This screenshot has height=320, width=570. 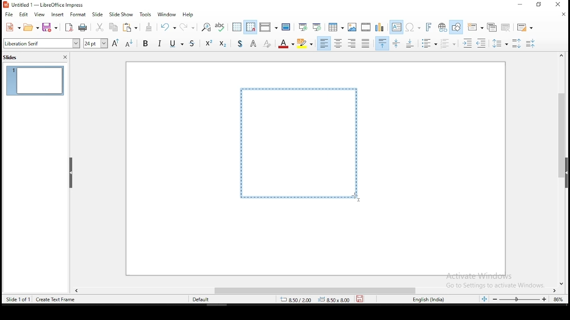 What do you see at coordinates (520, 299) in the screenshot?
I see `zoom slider` at bounding box center [520, 299].